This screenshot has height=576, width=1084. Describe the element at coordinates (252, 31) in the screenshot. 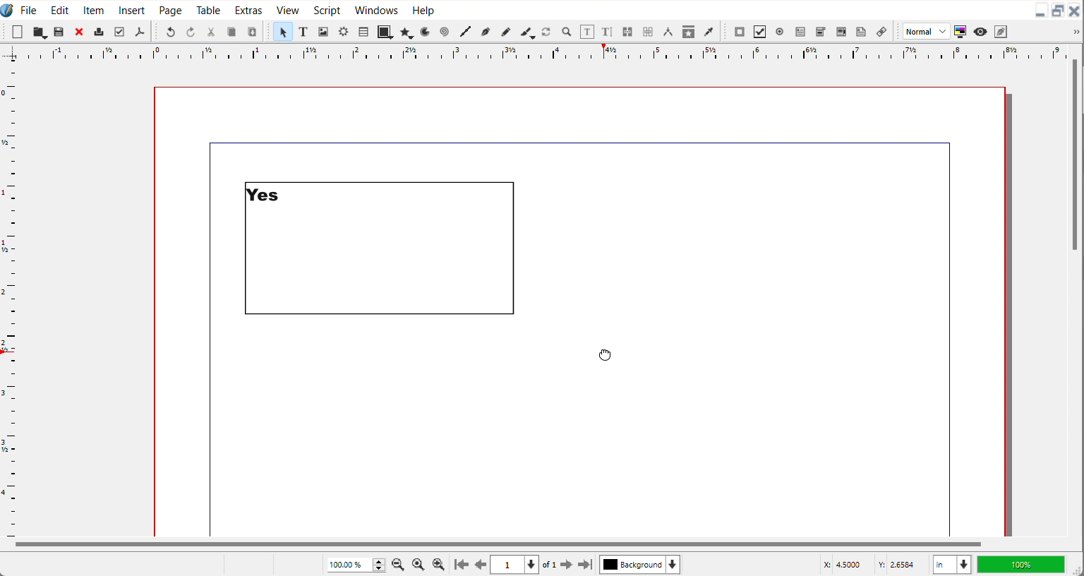

I see `Paste` at that location.